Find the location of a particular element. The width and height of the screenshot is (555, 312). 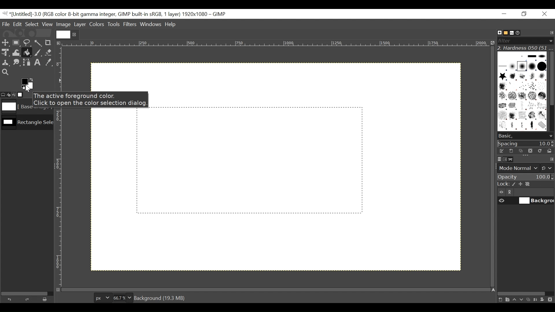

Background (19.3 MB) is located at coordinates (161, 298).